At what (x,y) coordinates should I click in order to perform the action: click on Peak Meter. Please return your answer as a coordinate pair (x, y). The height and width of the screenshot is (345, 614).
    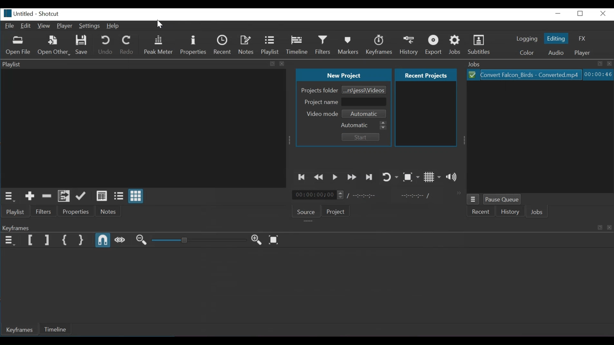
    Looking at the image, I should click on (160, 45).